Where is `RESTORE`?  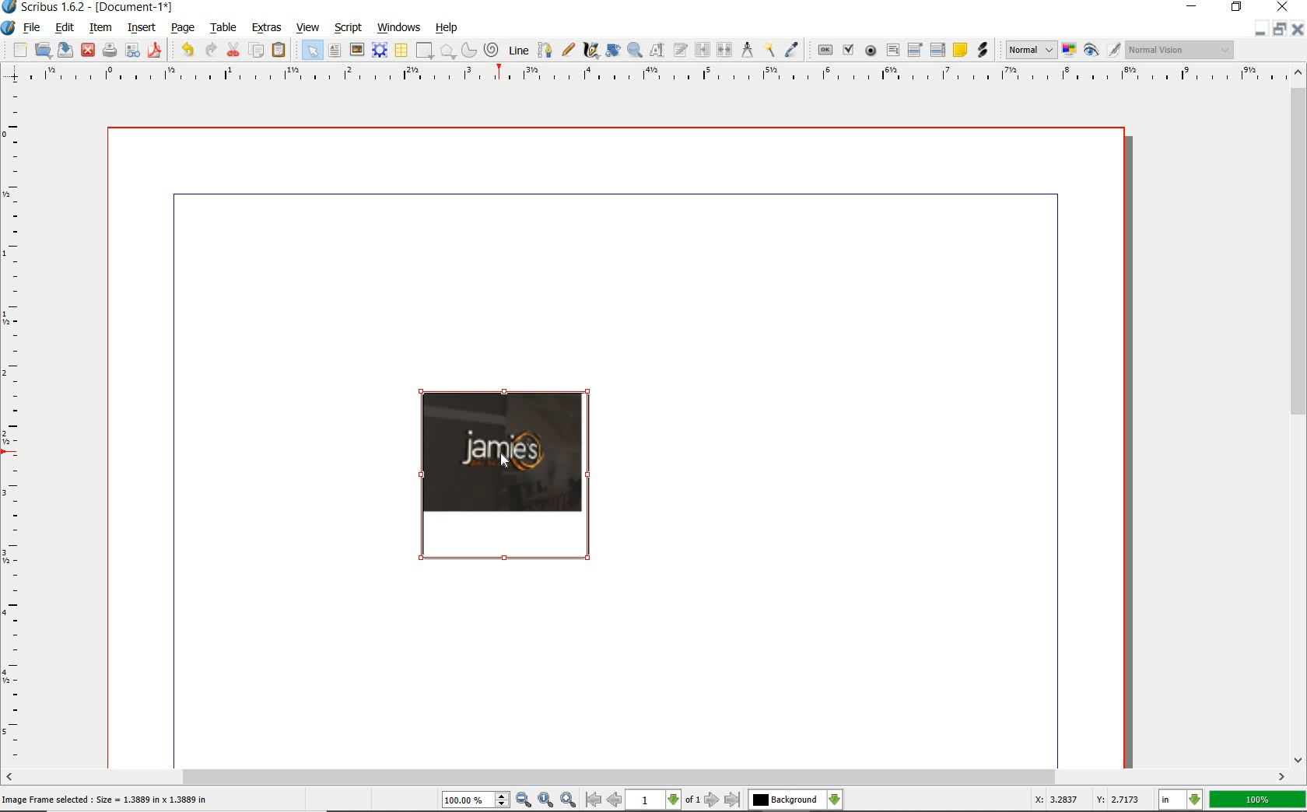
RESTORE is located at coordinates (1237, 8).